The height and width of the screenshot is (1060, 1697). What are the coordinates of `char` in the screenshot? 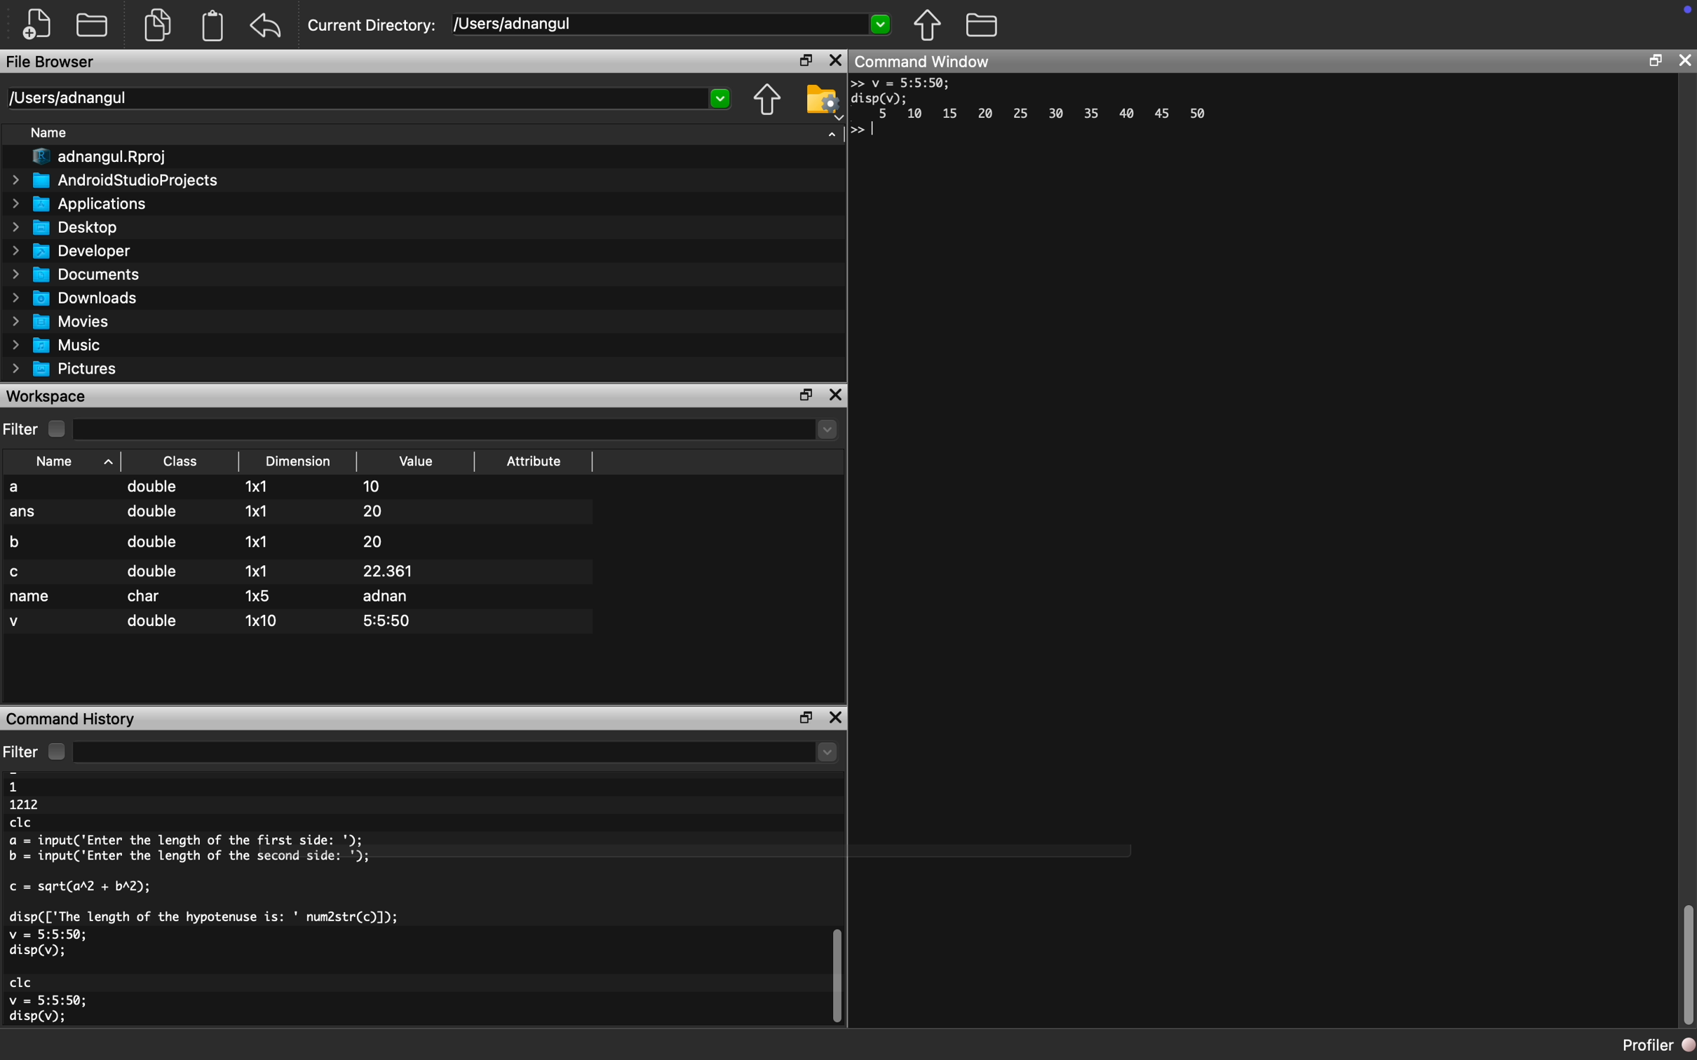 It's located at (144, 597).